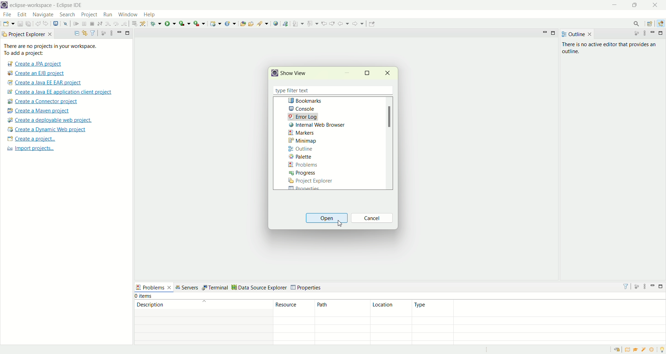 The width and height of the screenshot is (666, 354). What do you see at coordinates (304, 109) in the screenshot?
I see `console` at bounding box center [304, 109].